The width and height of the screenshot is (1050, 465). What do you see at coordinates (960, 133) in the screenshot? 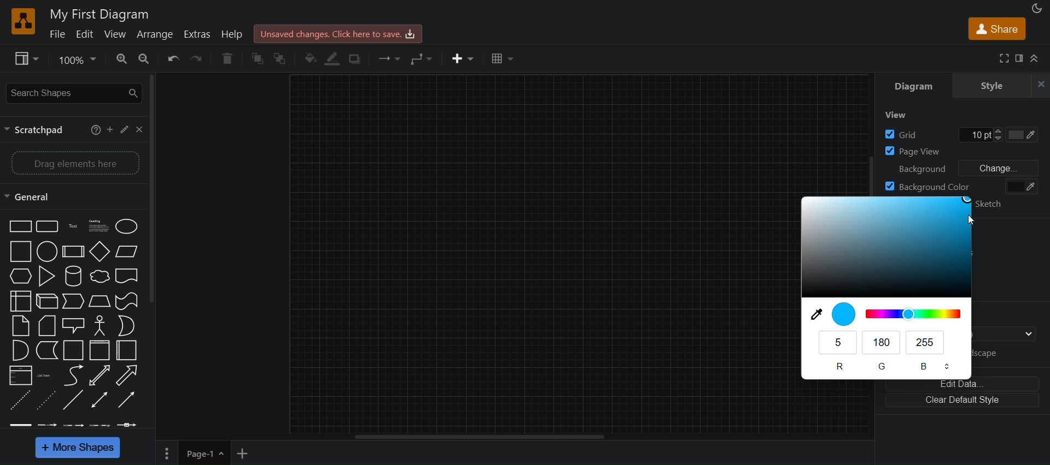
I see `grid` at bounding box center [960, 133].